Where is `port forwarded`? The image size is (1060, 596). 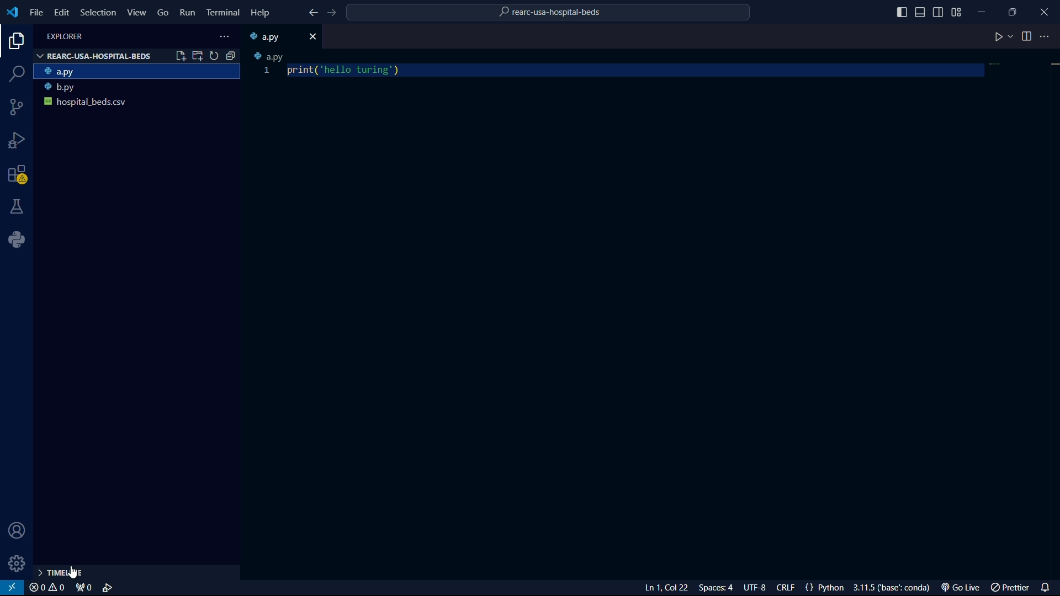
port forwarded is located at coordinates (82, 588).